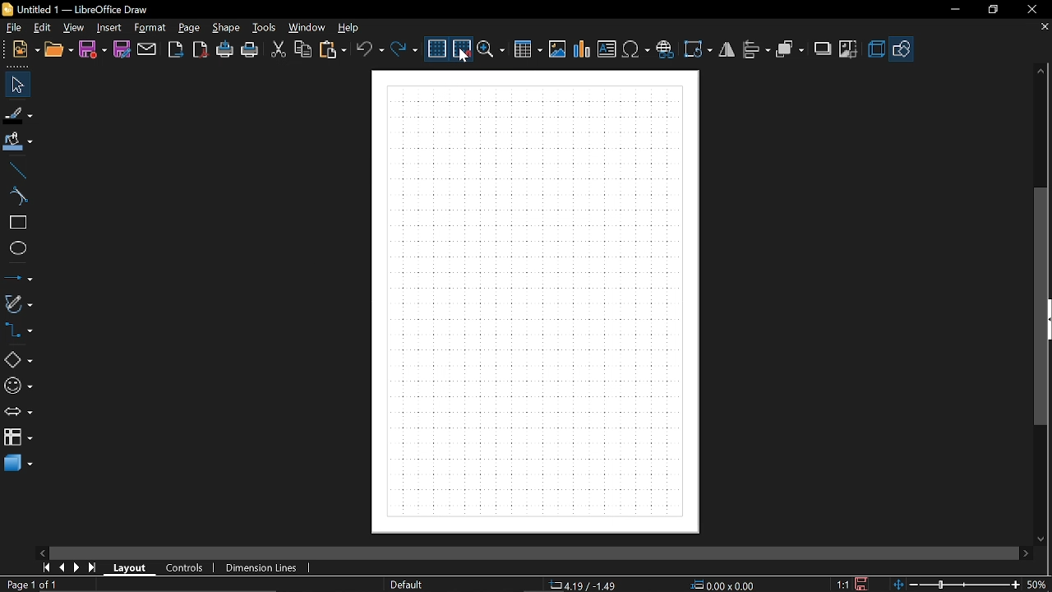 This screenshot has height=592, width=1052. I want to click on rectangle, so click(17, 223).